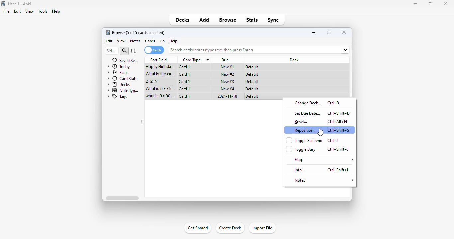  Describe the element at coordinates (135, 41) in the screenshot. I see `notes` at that location.